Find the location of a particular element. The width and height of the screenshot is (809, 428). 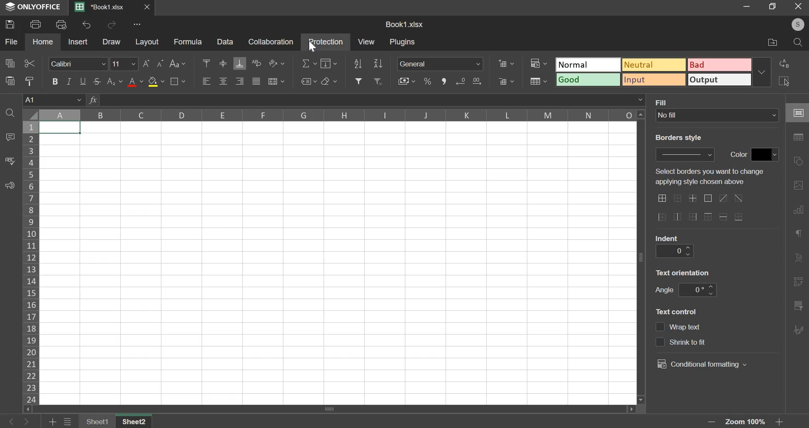

conditional formatting is located at coordinates (539, 62).